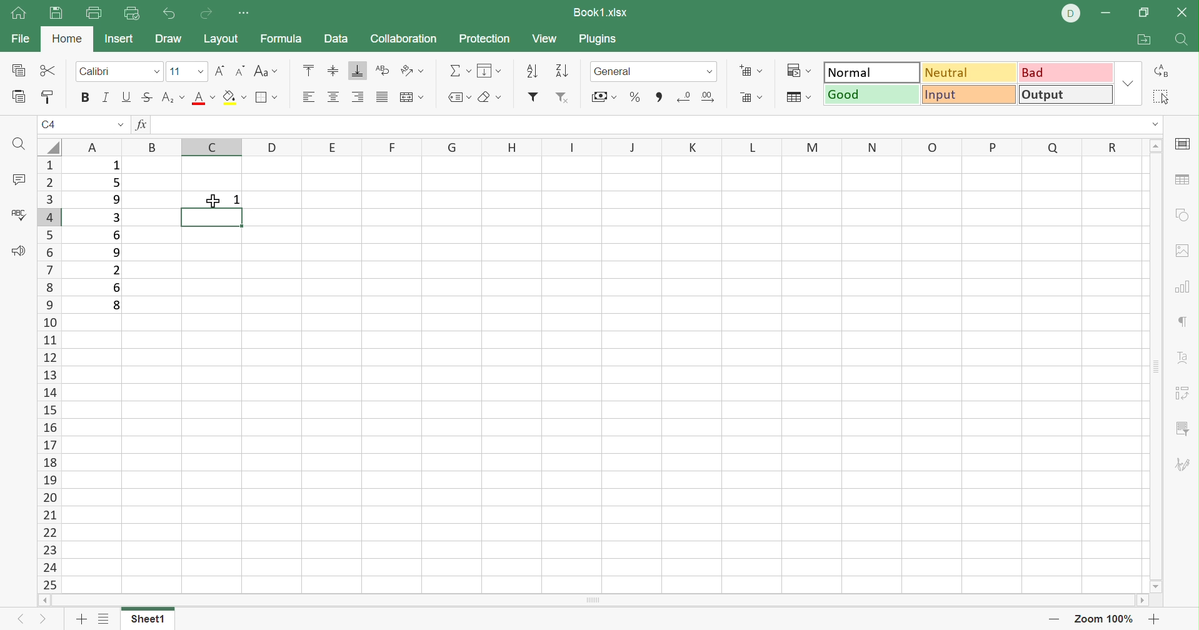  What do you see at coordinates (108, 618) in the screenshot?
I see `List of sheets` at bounding box center [108, 618].